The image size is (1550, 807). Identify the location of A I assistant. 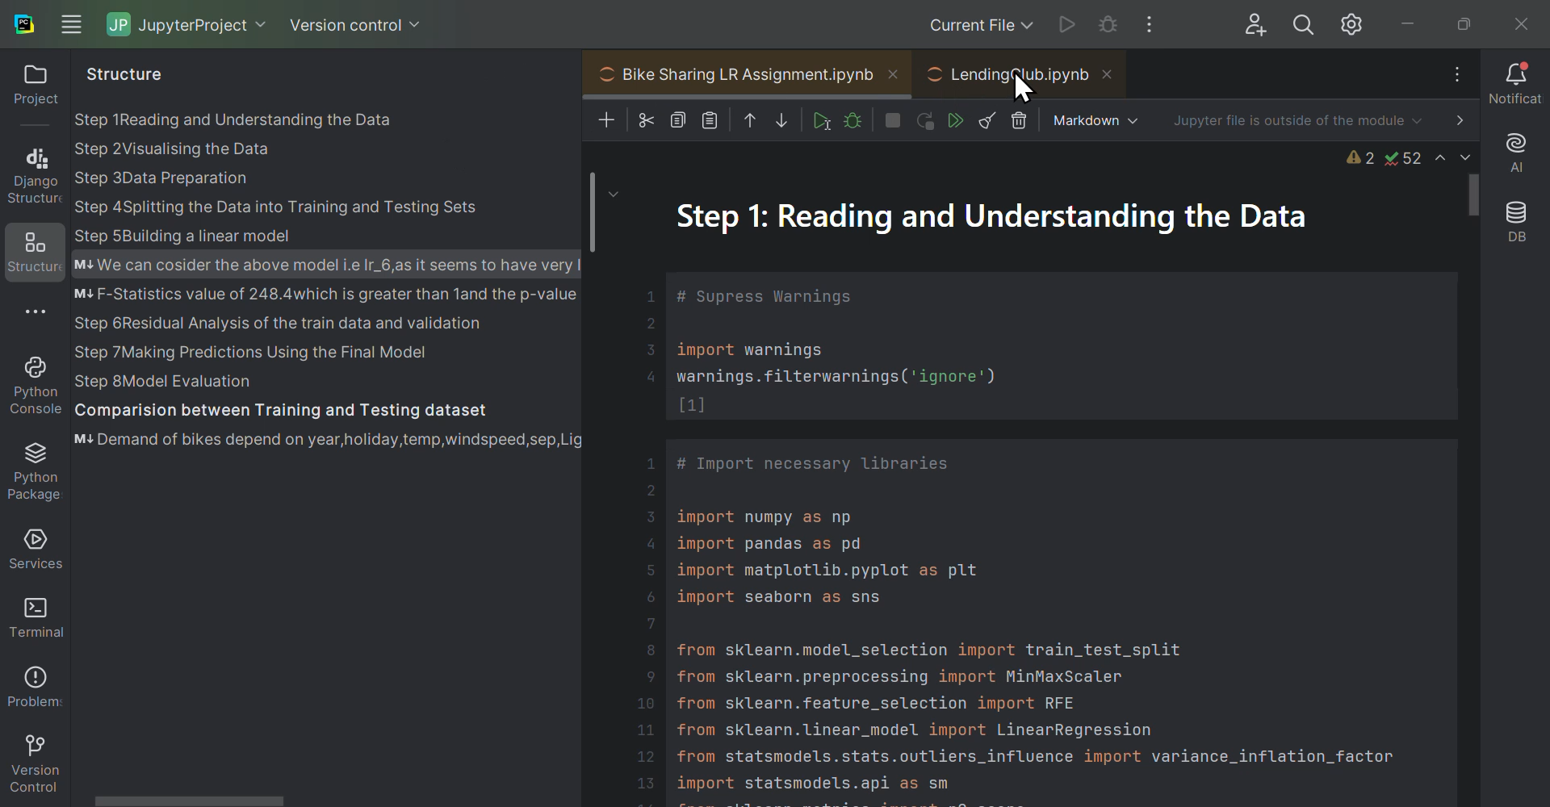
(1518, 154).